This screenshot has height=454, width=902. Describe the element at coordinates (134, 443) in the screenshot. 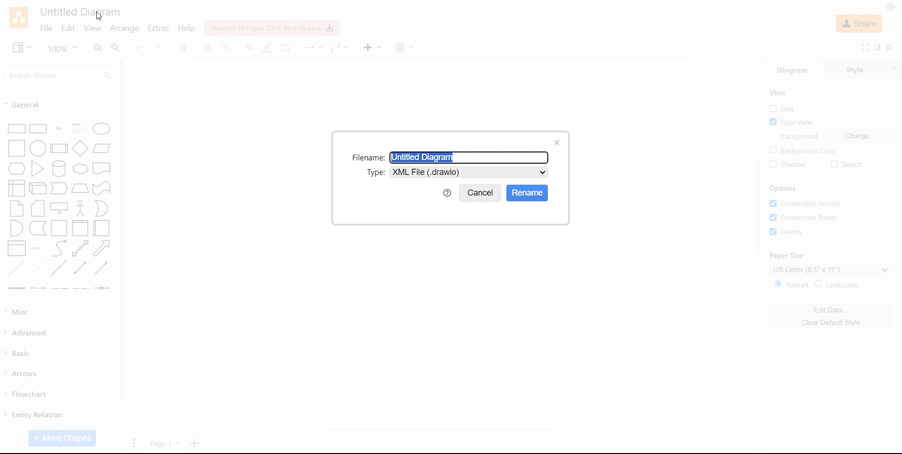

I see `Page option ` at that location.